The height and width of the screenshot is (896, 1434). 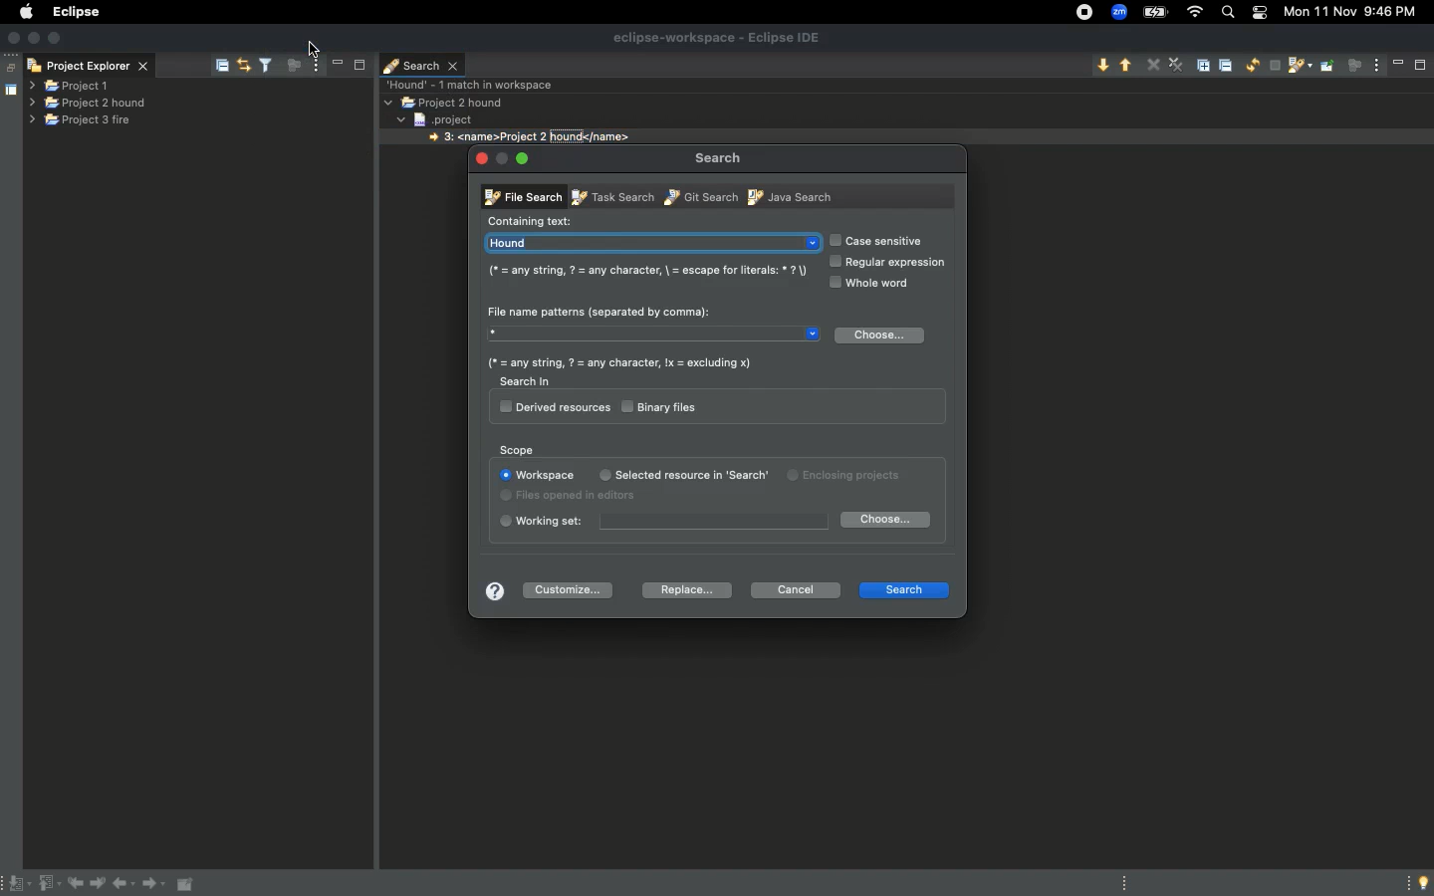 What do you see at coordinates (474, 84) in the screenshot?
I see `Hound - 1 match in workspace` at bounding box center [474, 84].